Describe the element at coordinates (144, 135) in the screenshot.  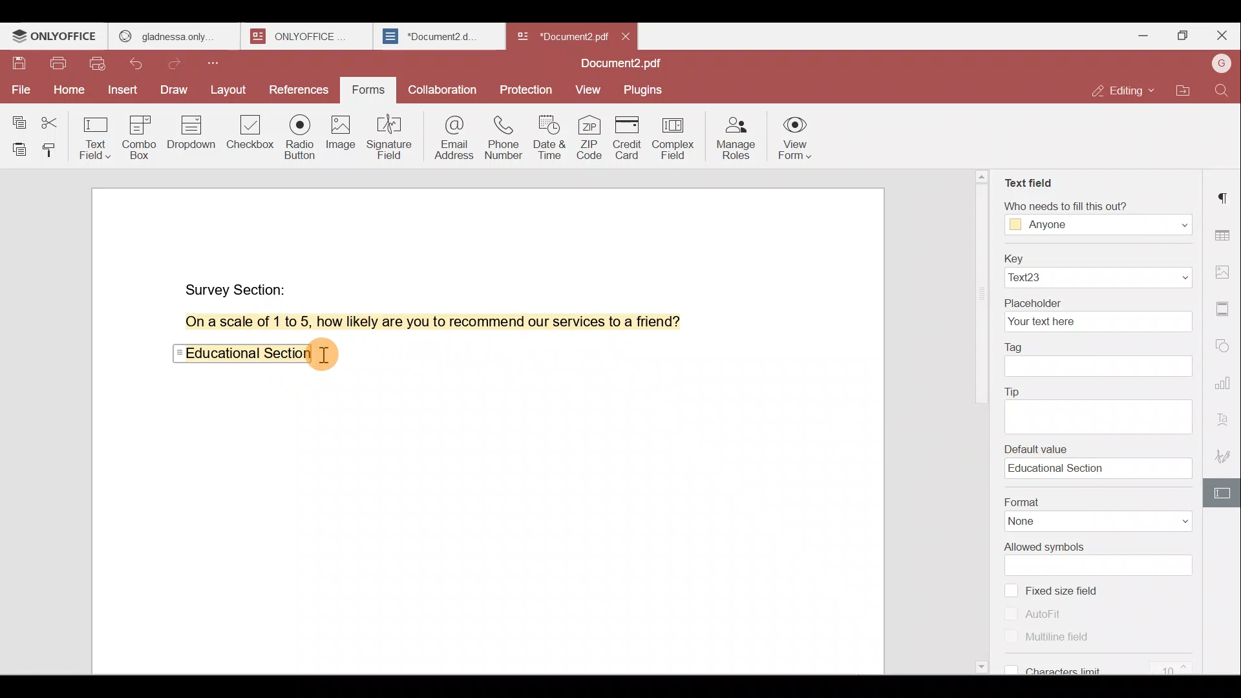
I see `Combo box` at that location.